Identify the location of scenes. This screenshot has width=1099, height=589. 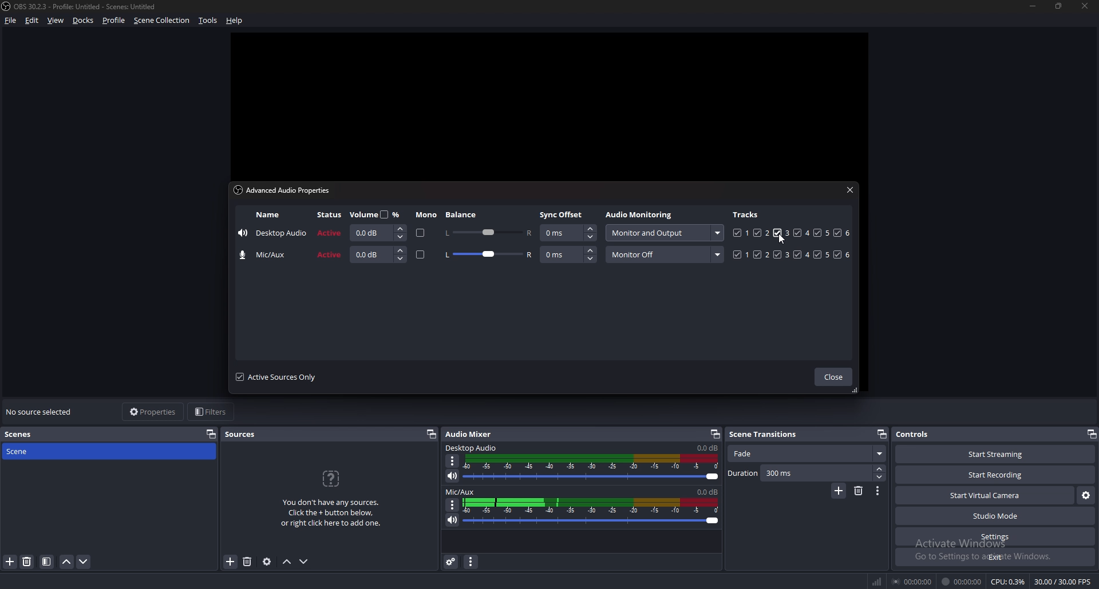
(25, 433).